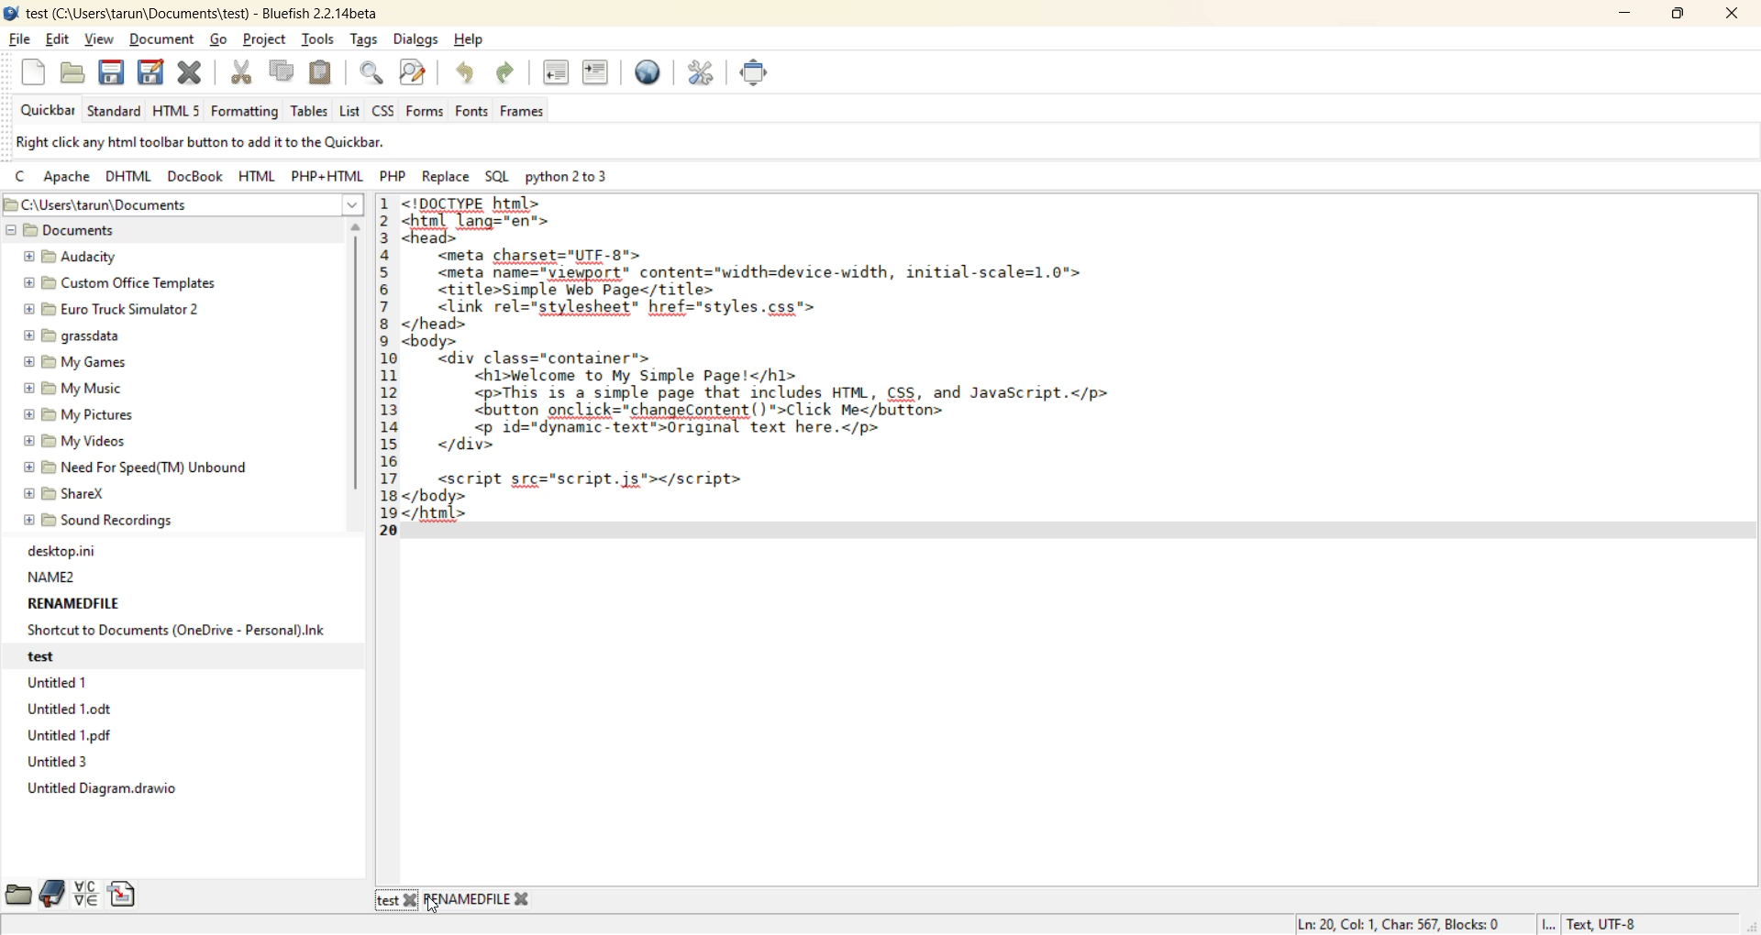 Image resolution: width=1761 pixels, height=935 pixels. I want to click on list, so click(350, 110).